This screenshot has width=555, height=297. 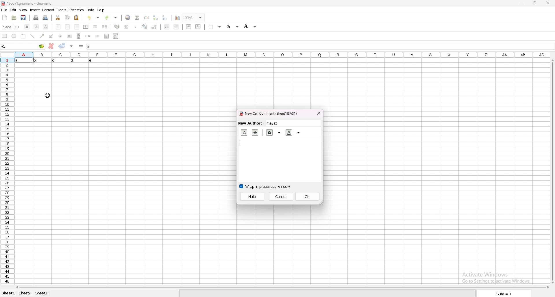 I want to click on slider, so click(x=97, y=36).